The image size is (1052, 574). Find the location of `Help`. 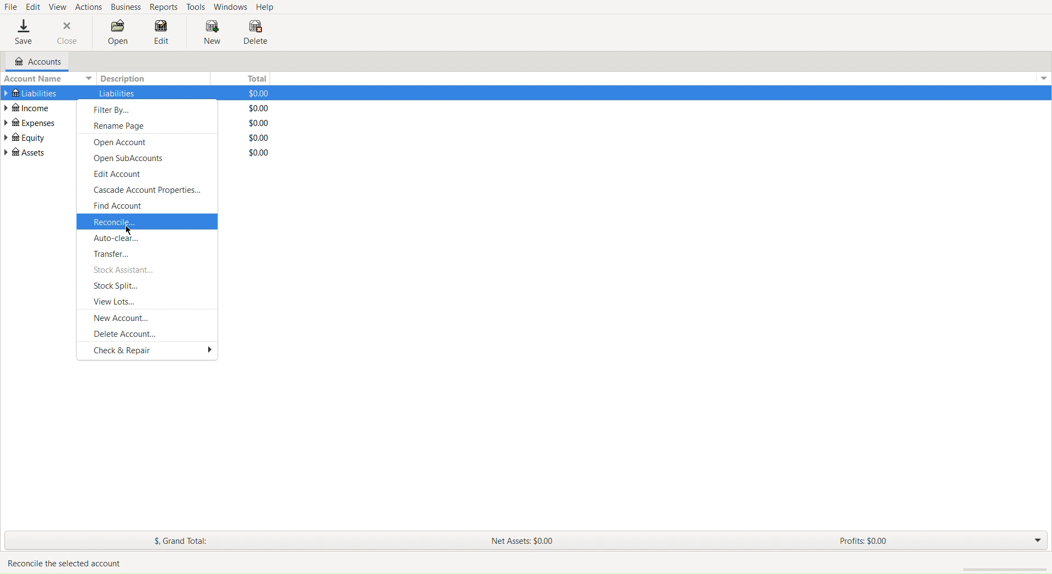

Help is located at coordinates (270, 7).